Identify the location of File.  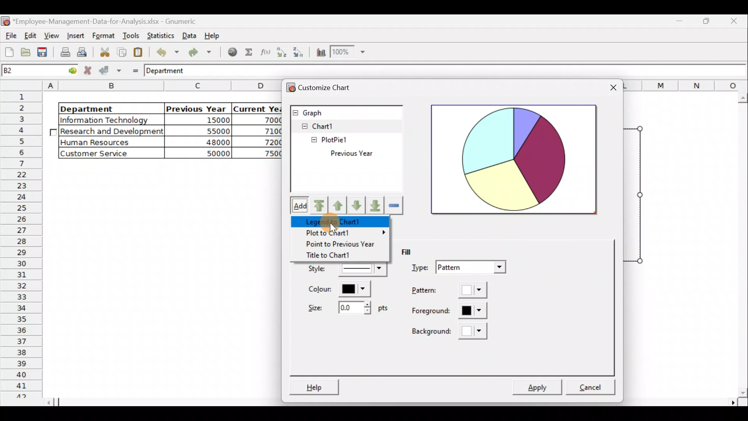
(10, 34).